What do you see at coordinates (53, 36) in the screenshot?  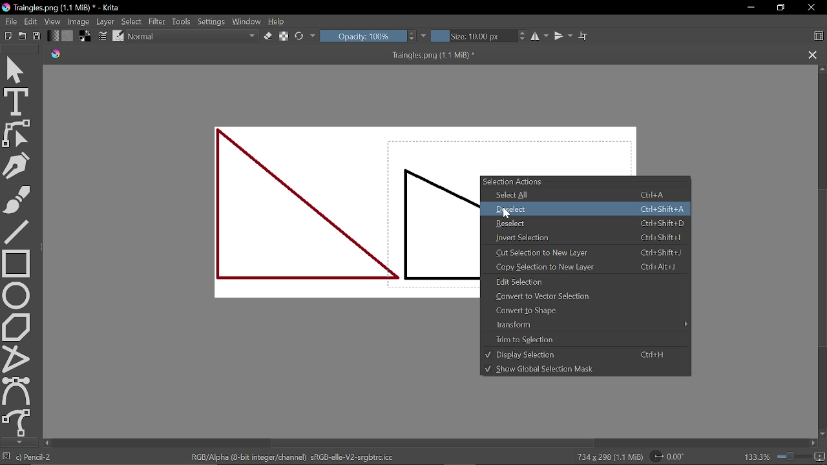 I see `Fill pattern` at bounding box center [53, 36].